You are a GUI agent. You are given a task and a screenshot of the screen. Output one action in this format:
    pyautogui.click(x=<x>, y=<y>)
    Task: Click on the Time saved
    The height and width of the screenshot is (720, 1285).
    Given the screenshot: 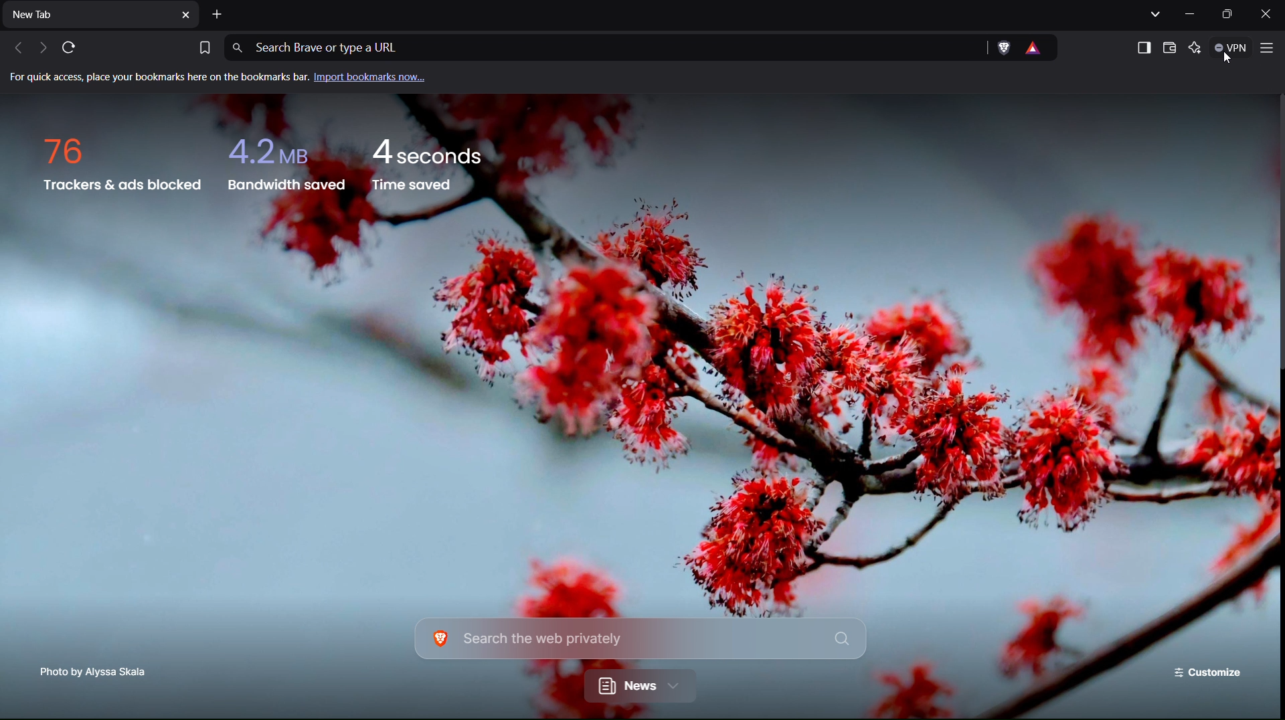 What is the action you would take?
    pyautogui.click(x=428, y=167)
    